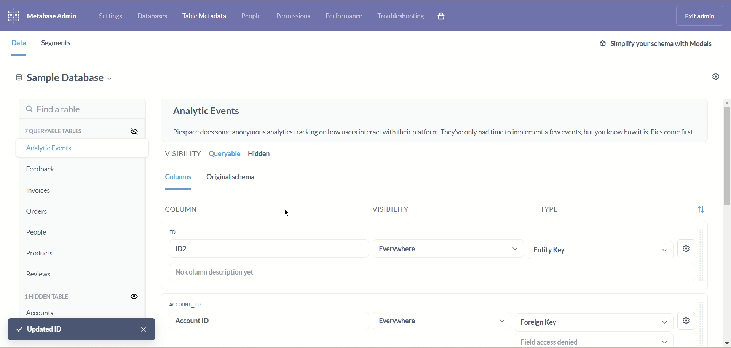 This screenshot has width=731, height=348. What do you see at coordinates (261, 154) in the screenshot?
I see `Hidden` at bounding box center [261, 154].